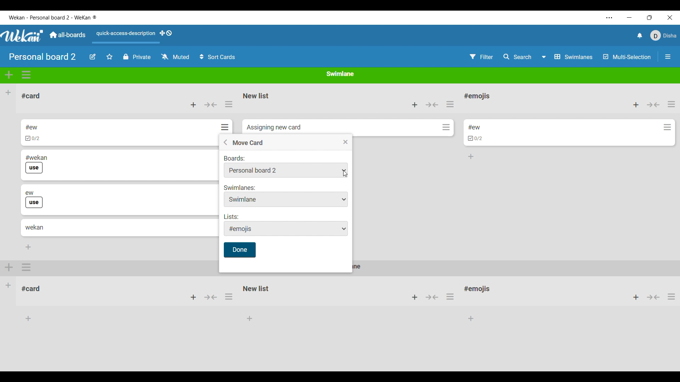 The width and height of the screenshot is (680, 382). I want to click on List actions, so click(450, 104).